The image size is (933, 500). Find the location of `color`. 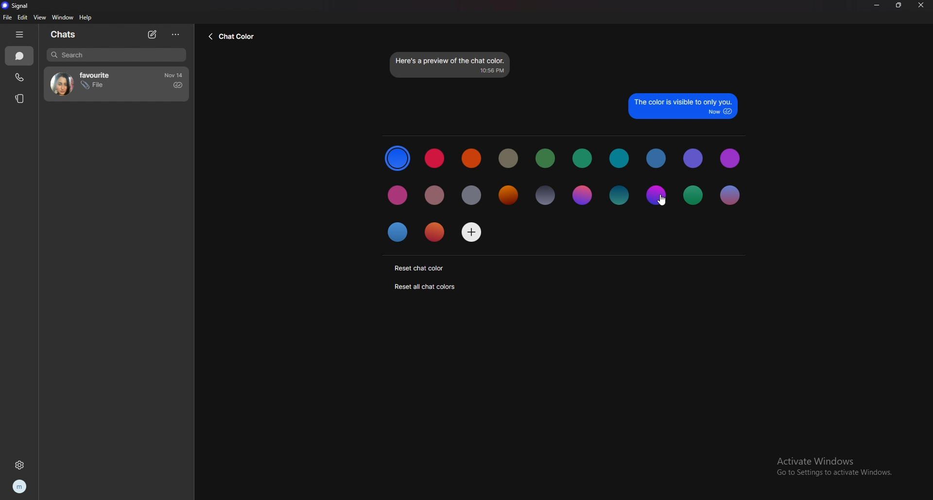

color is located at coordinates (435, 197).